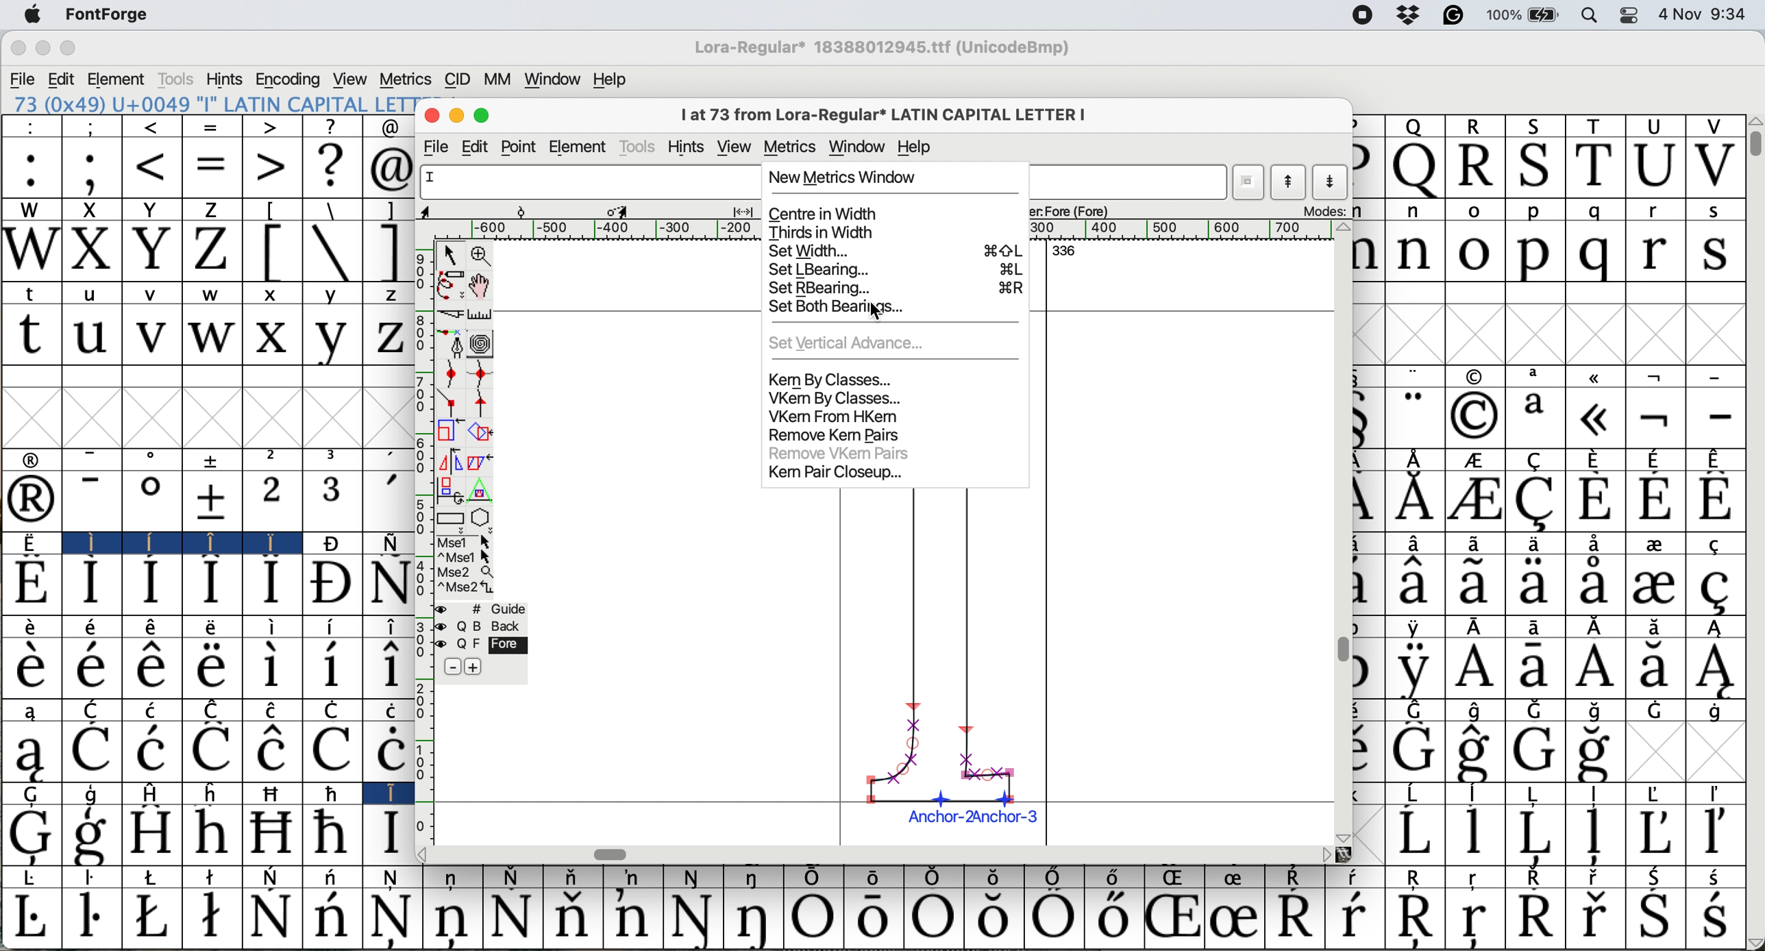 The width and height of the screenshot is (1765, 951). I want to click on Symbol, so click(330, 543).